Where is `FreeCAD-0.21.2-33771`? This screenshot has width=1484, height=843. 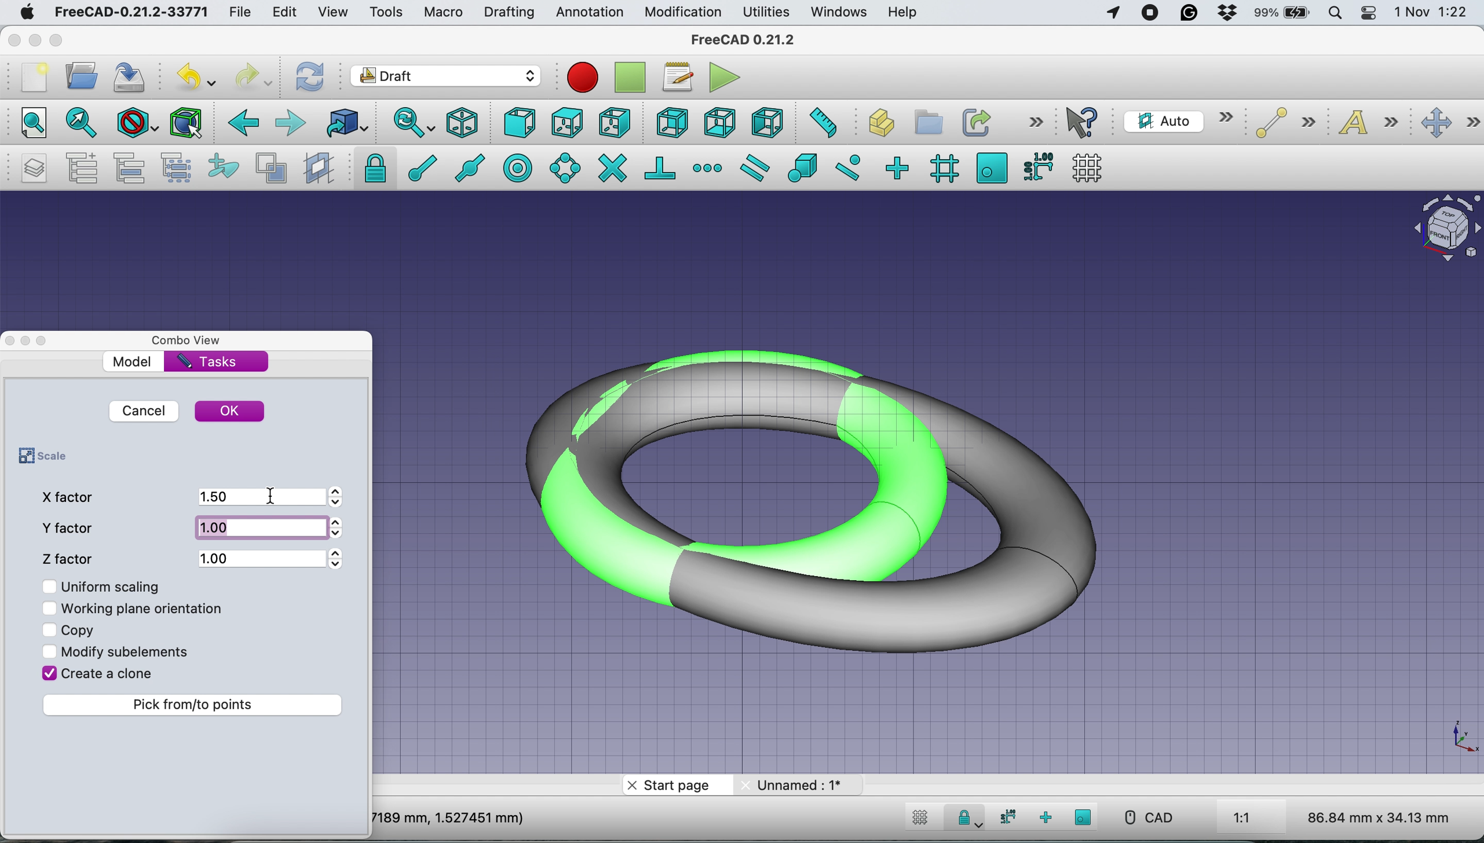
FreeCAD-0.21.2-33771 is located at coordinates (132, 11).